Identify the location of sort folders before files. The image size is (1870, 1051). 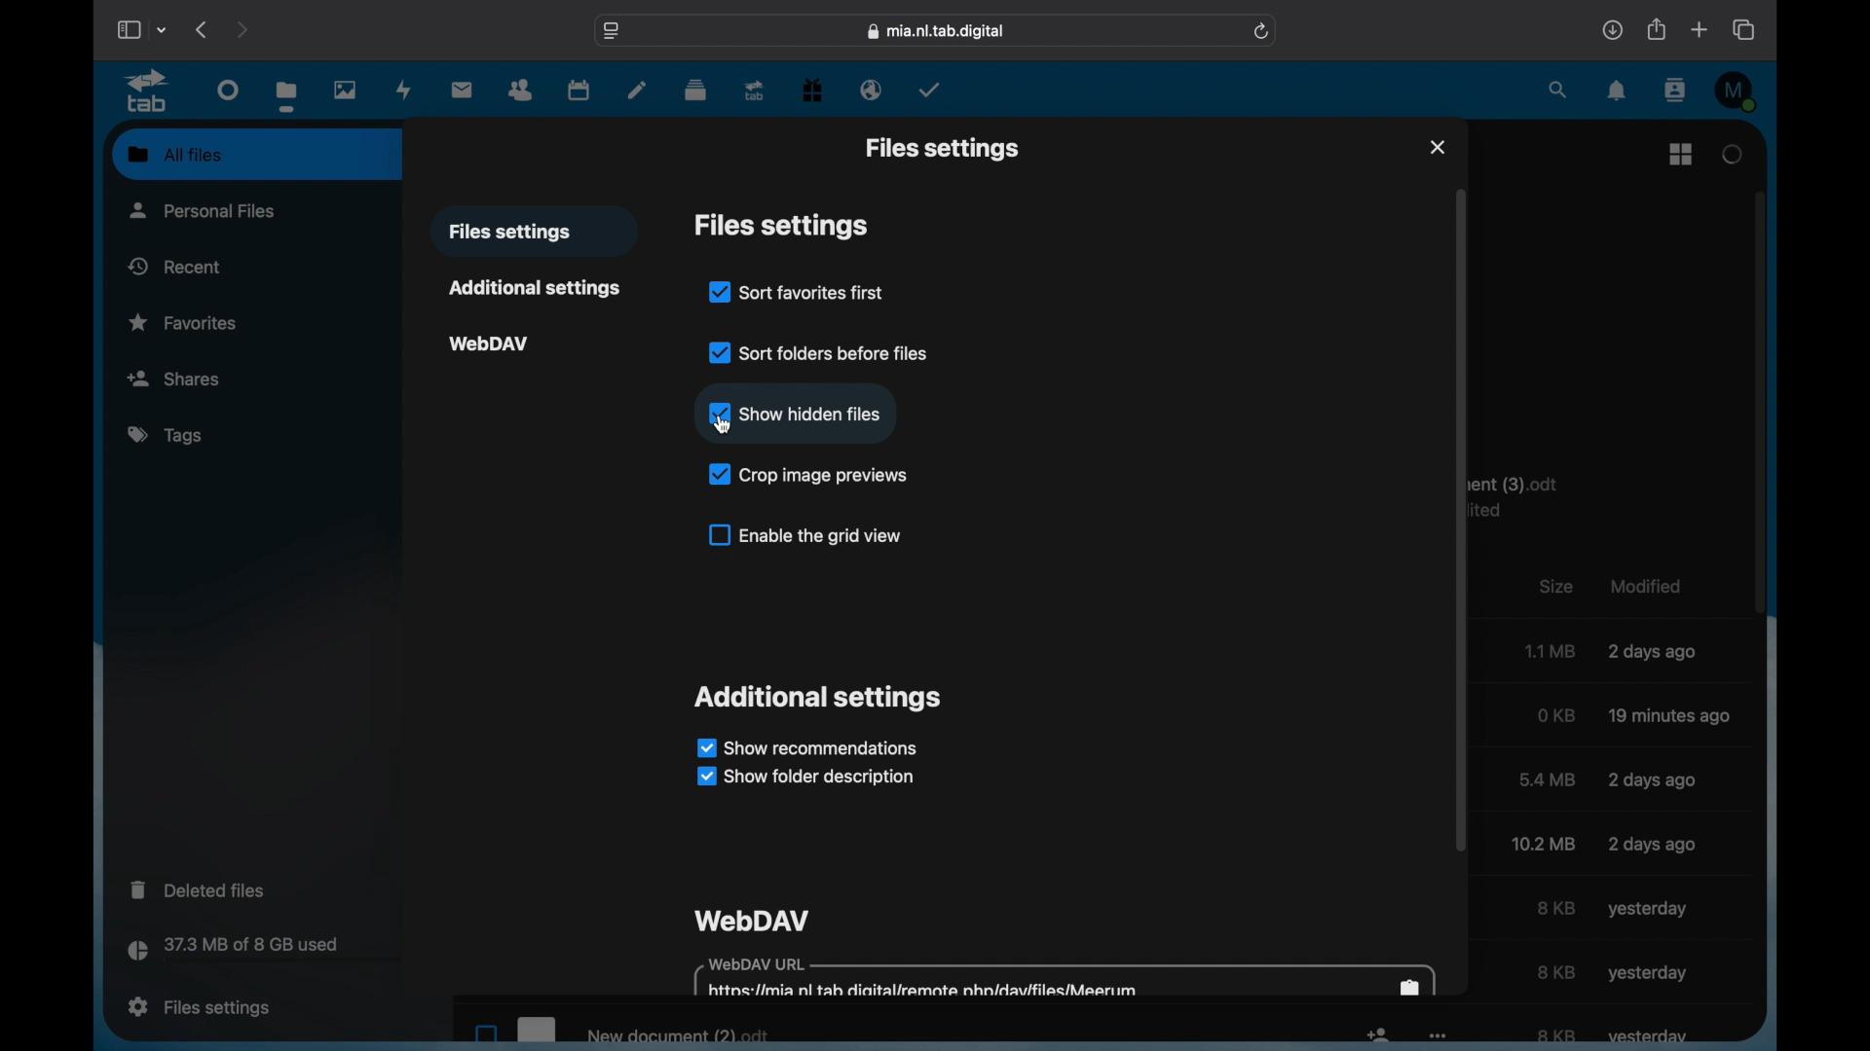
(817, 351).